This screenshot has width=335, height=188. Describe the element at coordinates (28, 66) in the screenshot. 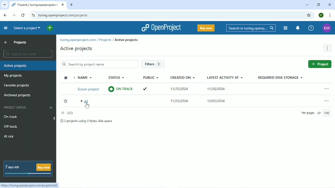

I see `Active projects` at that location.